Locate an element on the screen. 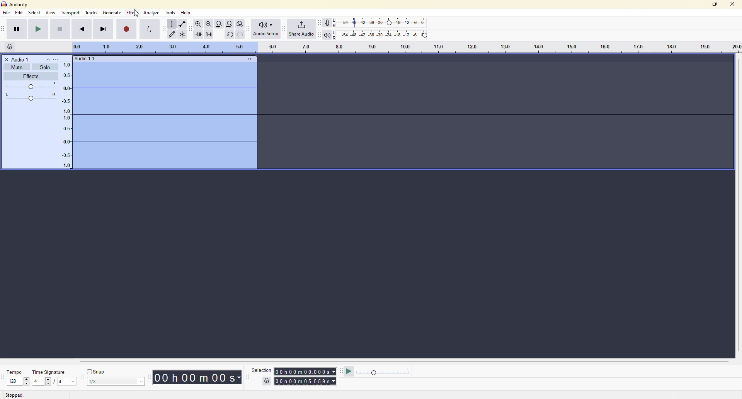 The image size is (742, 399). play at speed is located at coordinates (349, 371).